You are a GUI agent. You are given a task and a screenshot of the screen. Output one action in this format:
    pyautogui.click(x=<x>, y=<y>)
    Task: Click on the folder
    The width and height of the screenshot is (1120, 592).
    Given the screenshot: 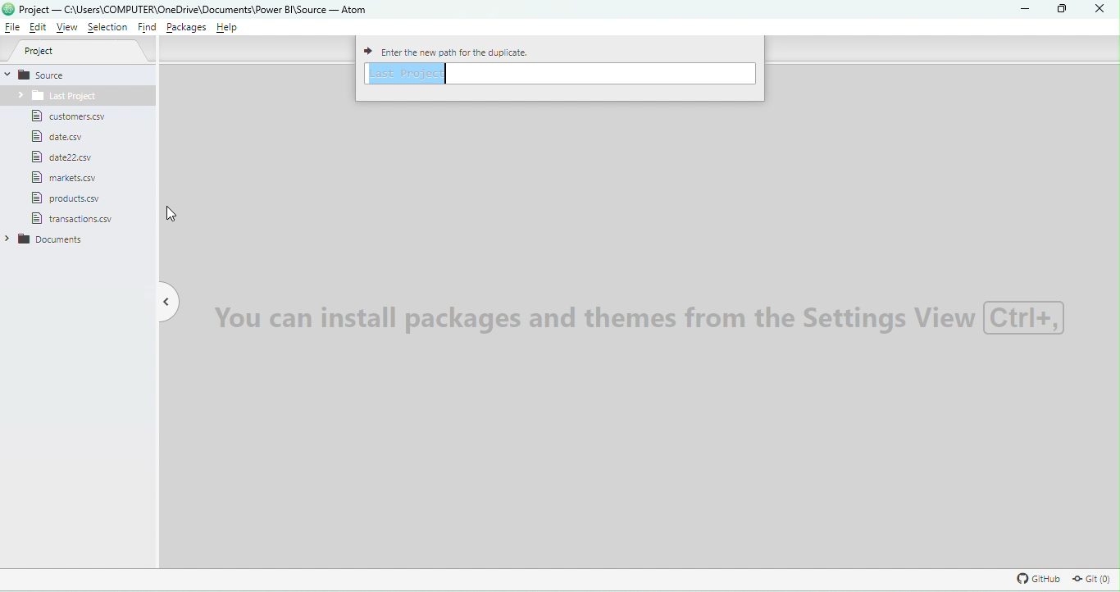 What is the action you would take?
    pyautogui.click(x=54, y=242)
    